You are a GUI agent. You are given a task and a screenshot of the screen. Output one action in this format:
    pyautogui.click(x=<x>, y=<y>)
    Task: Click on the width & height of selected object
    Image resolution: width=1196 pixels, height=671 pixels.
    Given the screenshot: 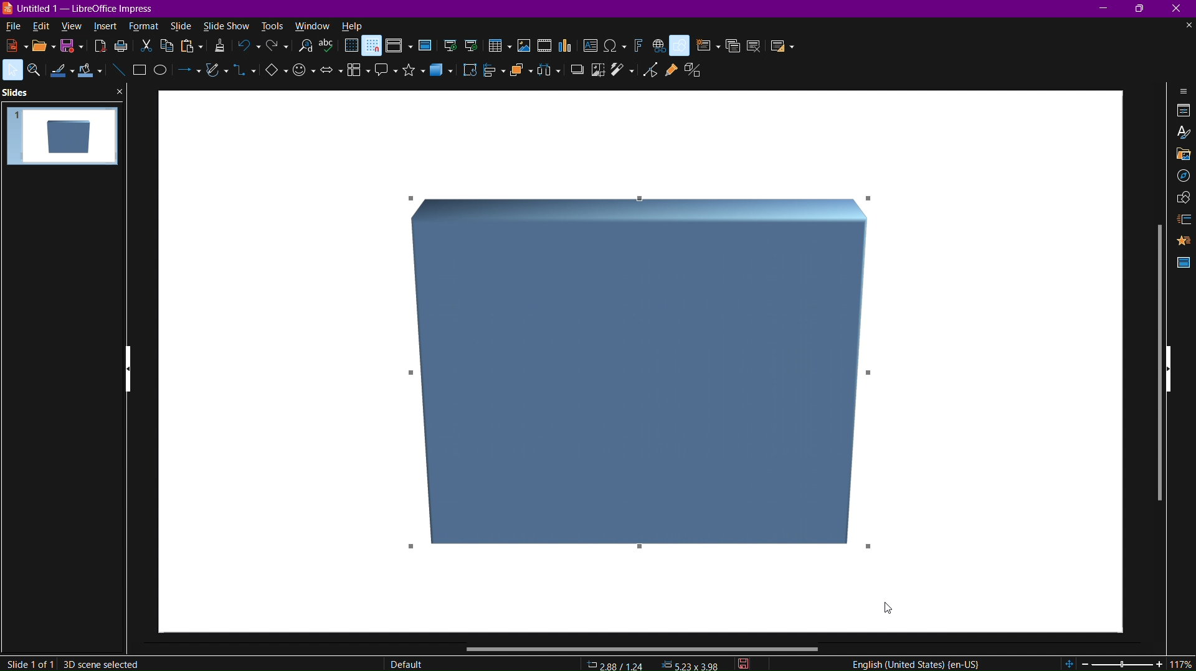 What is the action you would take?
    pyautogui.click(x=691, y=664)
    